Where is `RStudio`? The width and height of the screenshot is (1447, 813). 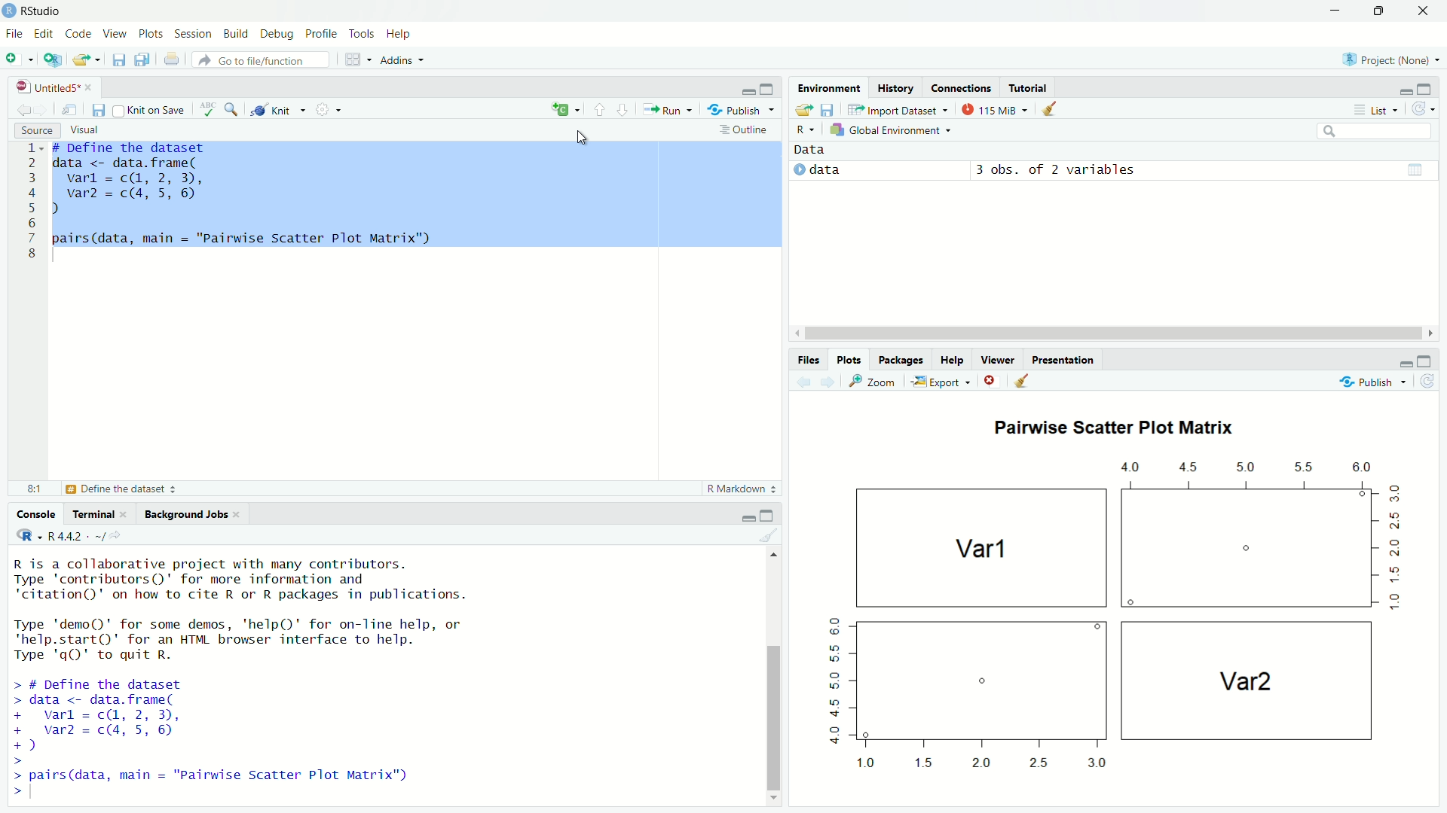
RStudio is located at coordinates (38, 11).